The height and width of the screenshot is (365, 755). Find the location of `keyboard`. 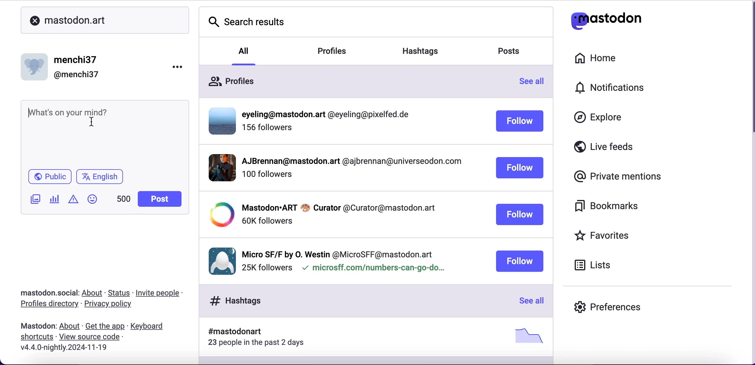

keyboard is located at coordinates (154, 326).